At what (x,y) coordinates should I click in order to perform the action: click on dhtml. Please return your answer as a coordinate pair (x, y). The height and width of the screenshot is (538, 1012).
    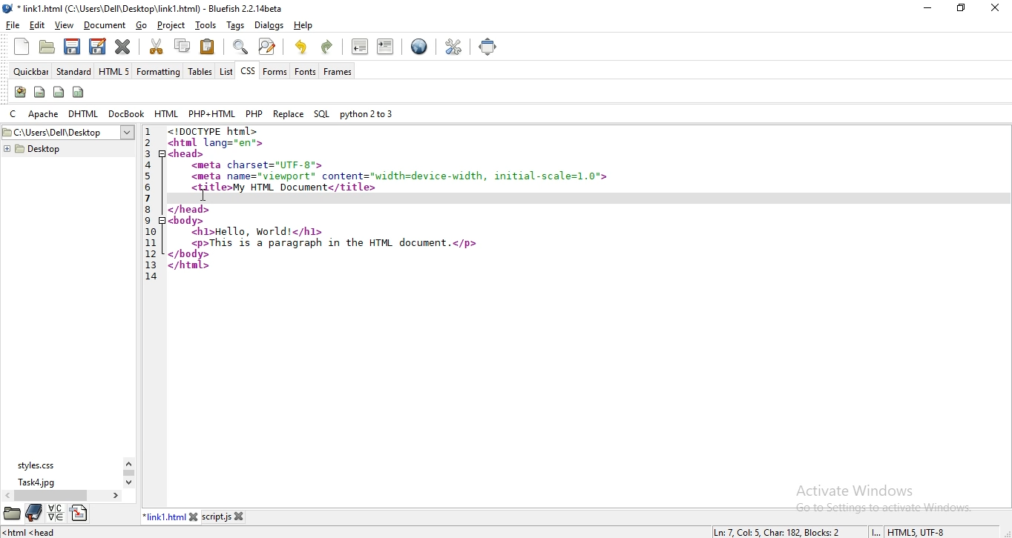
    Looking at the image, I should click on (83, 114).